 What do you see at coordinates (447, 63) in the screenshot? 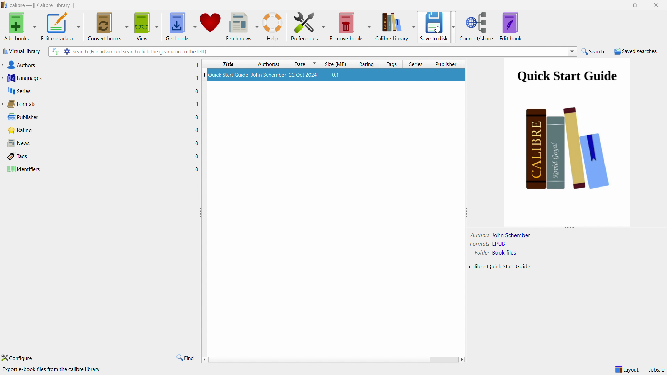
I see `publisher` at bounding box center [447, 63].